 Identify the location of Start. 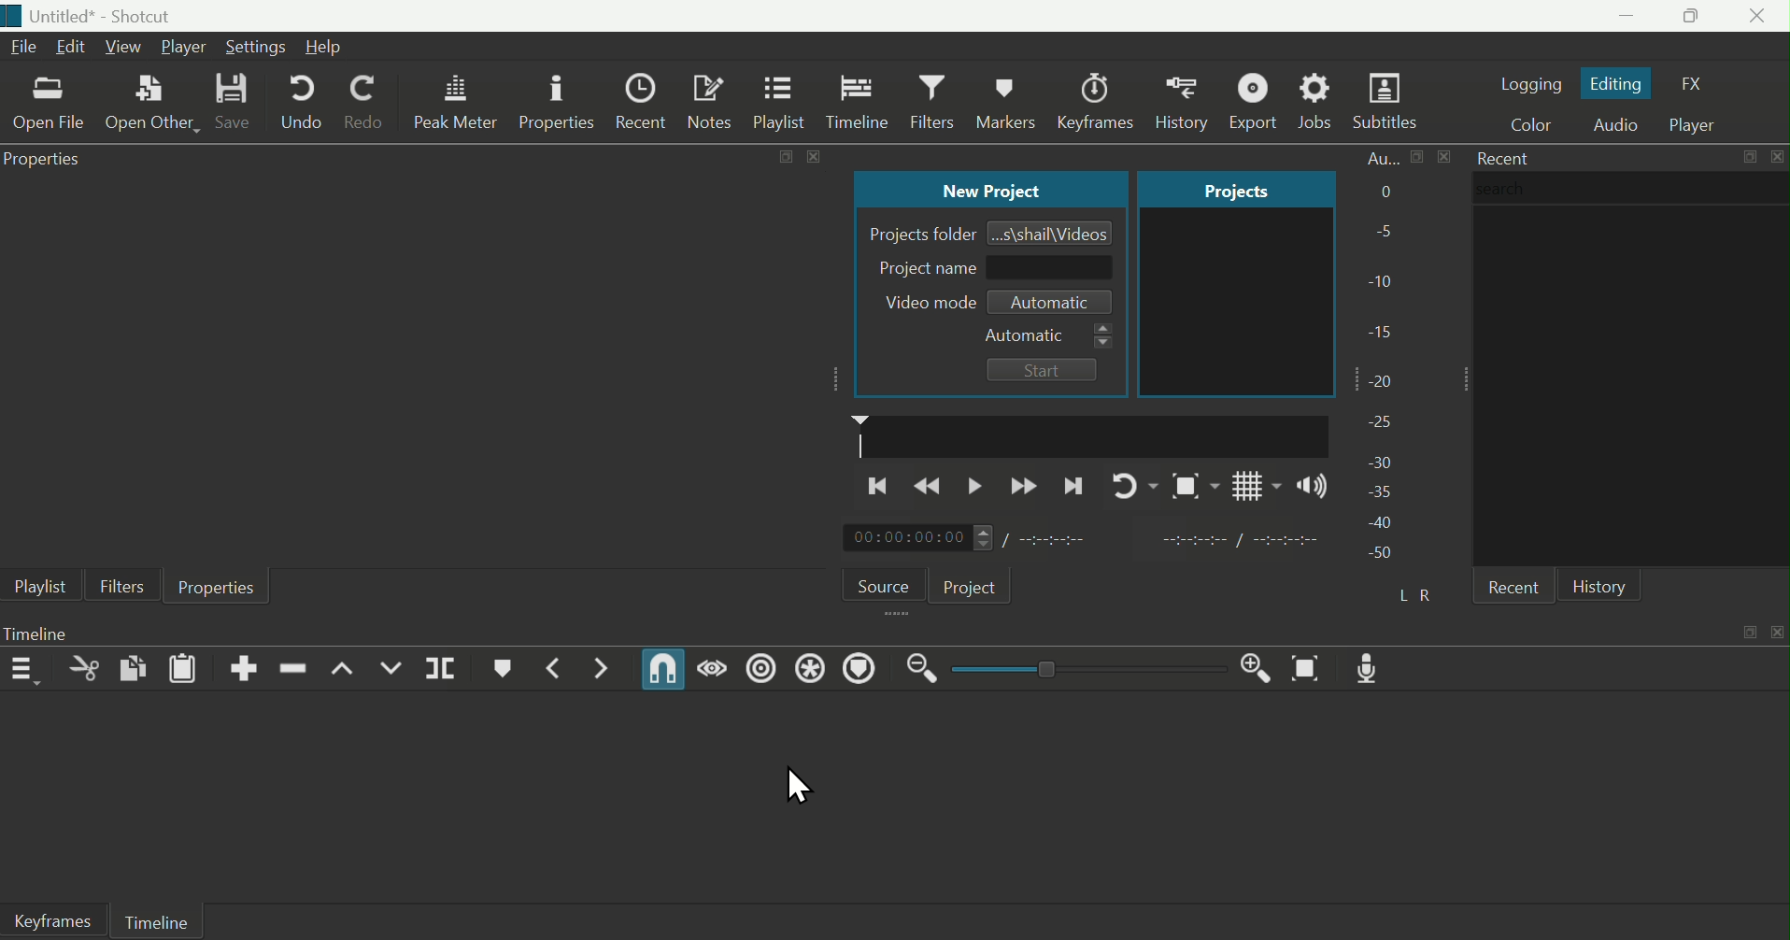
(1043, 369).